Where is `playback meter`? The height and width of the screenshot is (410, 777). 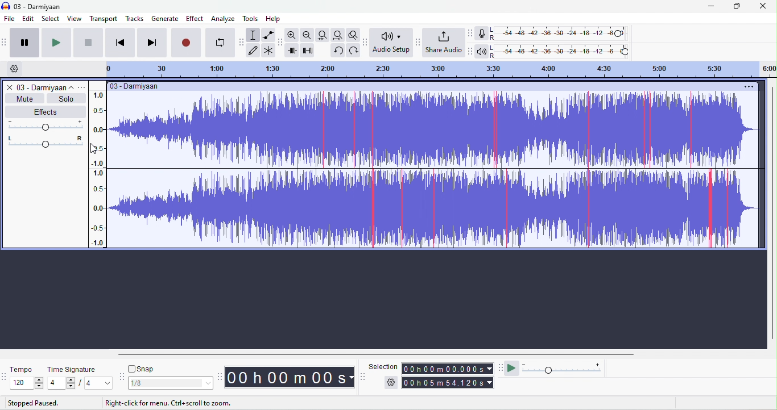
playback meter is located at coordinates (483, 52).